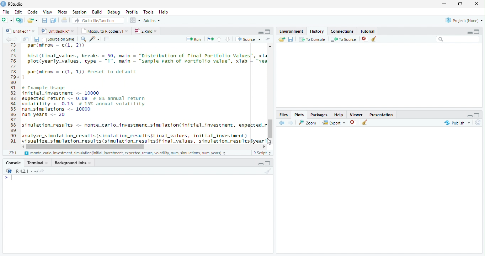 The width and height of the screenshot is (485, 256). I want to click on Plots, so click(299, 114).